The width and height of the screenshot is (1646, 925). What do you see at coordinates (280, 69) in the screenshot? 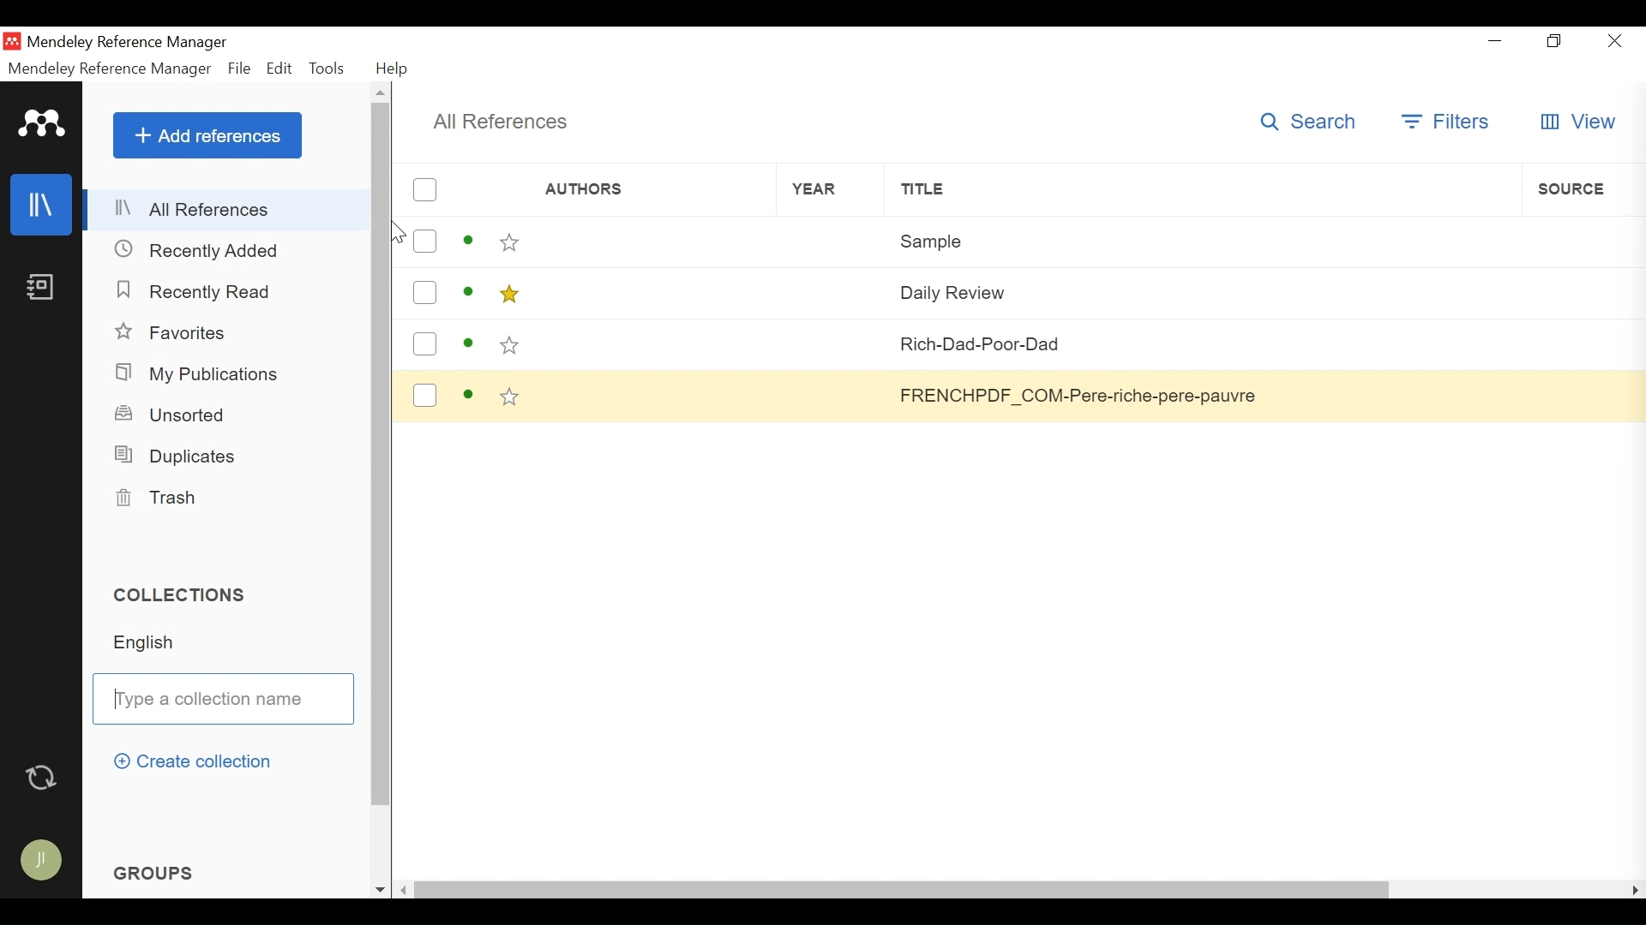
I see `Edit` at bounding box center [280, 69].